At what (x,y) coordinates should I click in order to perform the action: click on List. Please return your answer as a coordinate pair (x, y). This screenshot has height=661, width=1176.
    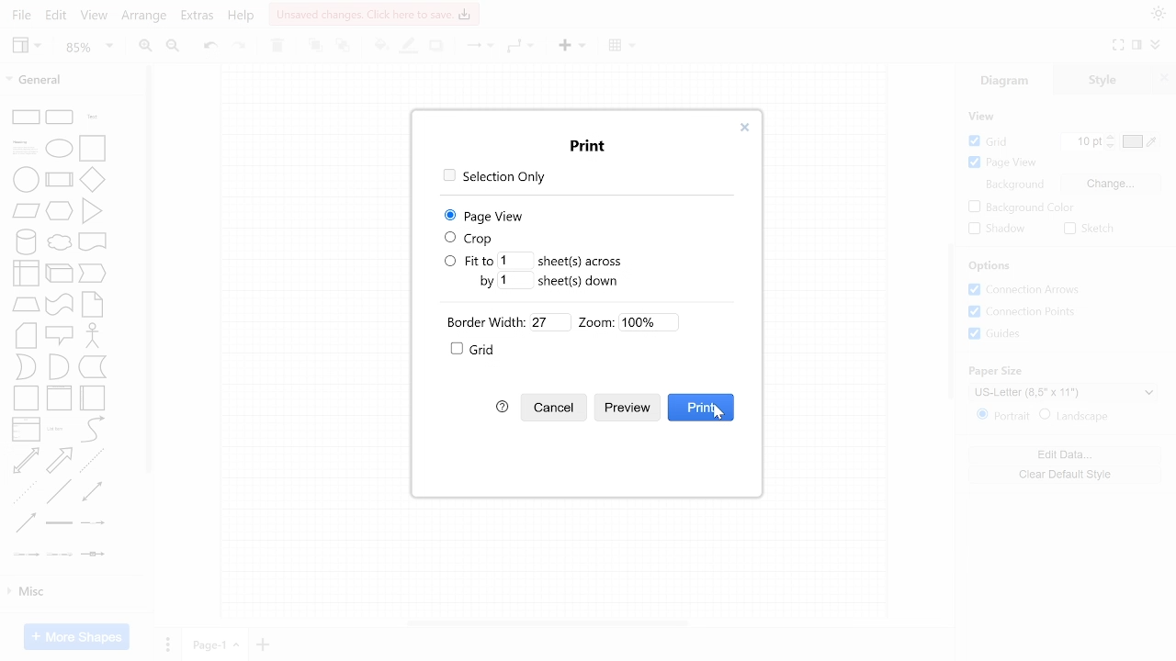
    Looking at the image, I should click on (27, 430).